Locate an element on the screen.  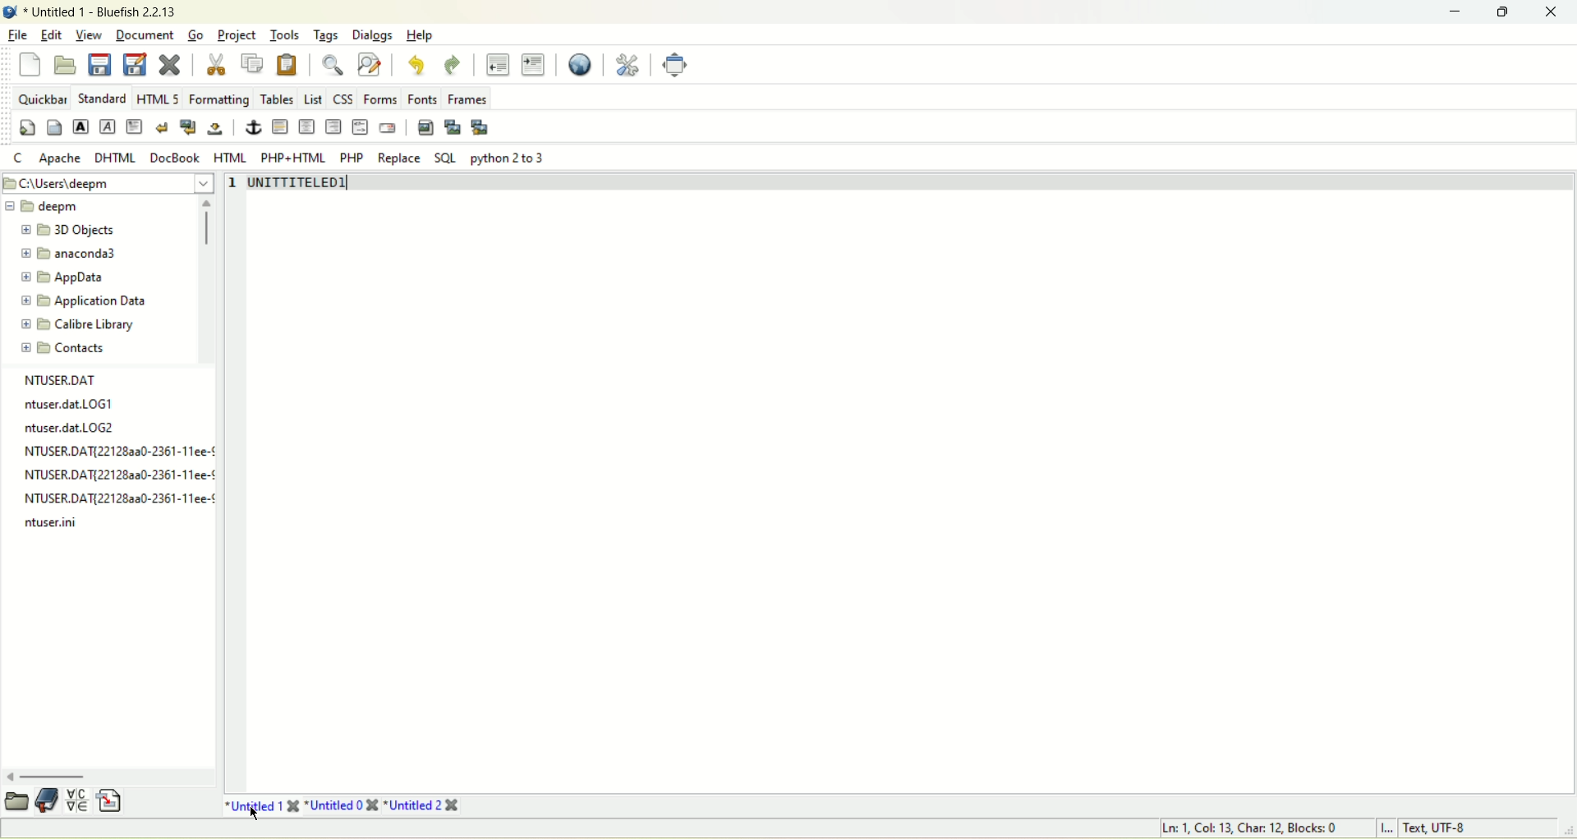
quickbar is located at coordinates (40, 96).